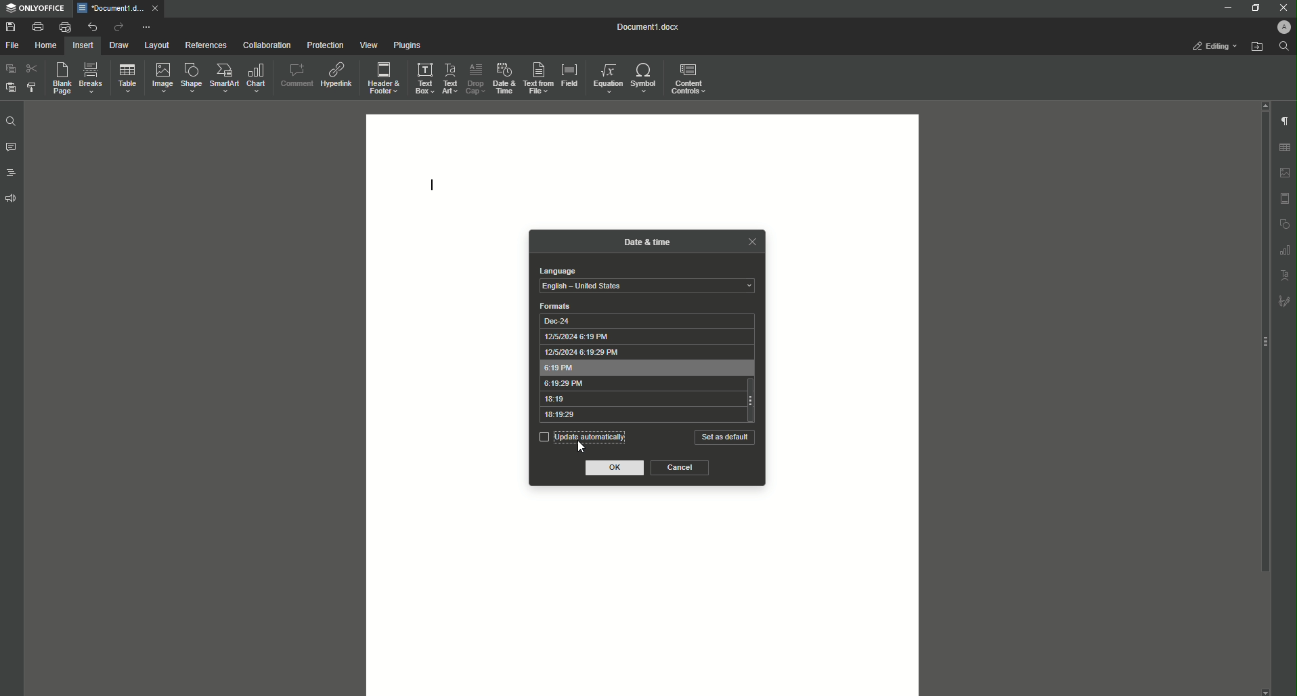 The height and width of the screenshot is (696, 1297). What do you see at coordinates (424, 77) in the screenshot?
I see `Text Box` at bounding box center [424, 77].